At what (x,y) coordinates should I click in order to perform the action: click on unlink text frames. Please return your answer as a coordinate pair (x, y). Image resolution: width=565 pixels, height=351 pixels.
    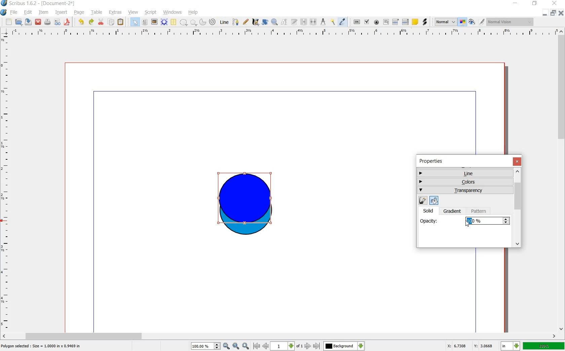
    Looking at the image, I should click on (314, 22).